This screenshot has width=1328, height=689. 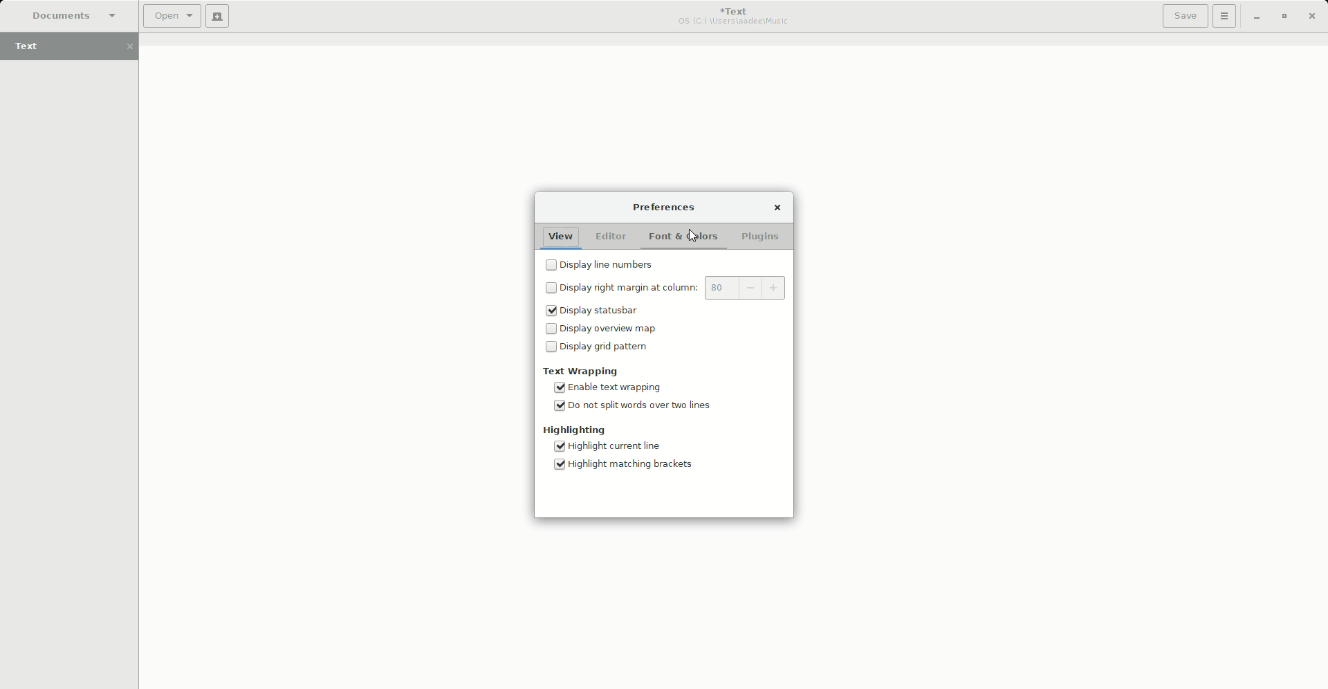 I want to click on New, so click(x=218, y=16).